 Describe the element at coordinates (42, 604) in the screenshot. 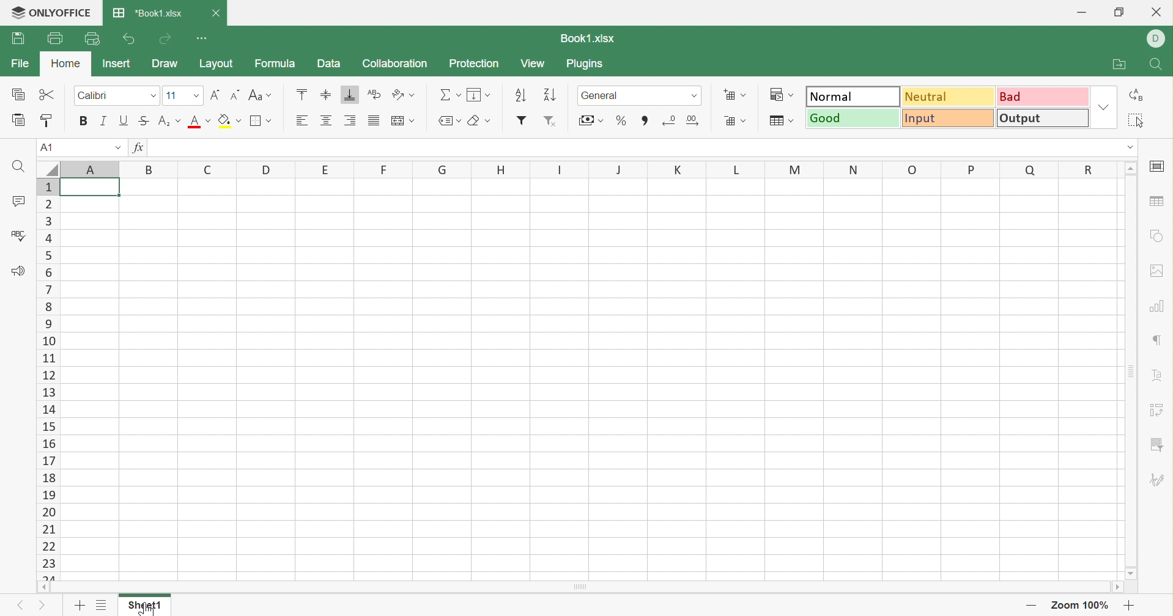

I see `Next` at that location.